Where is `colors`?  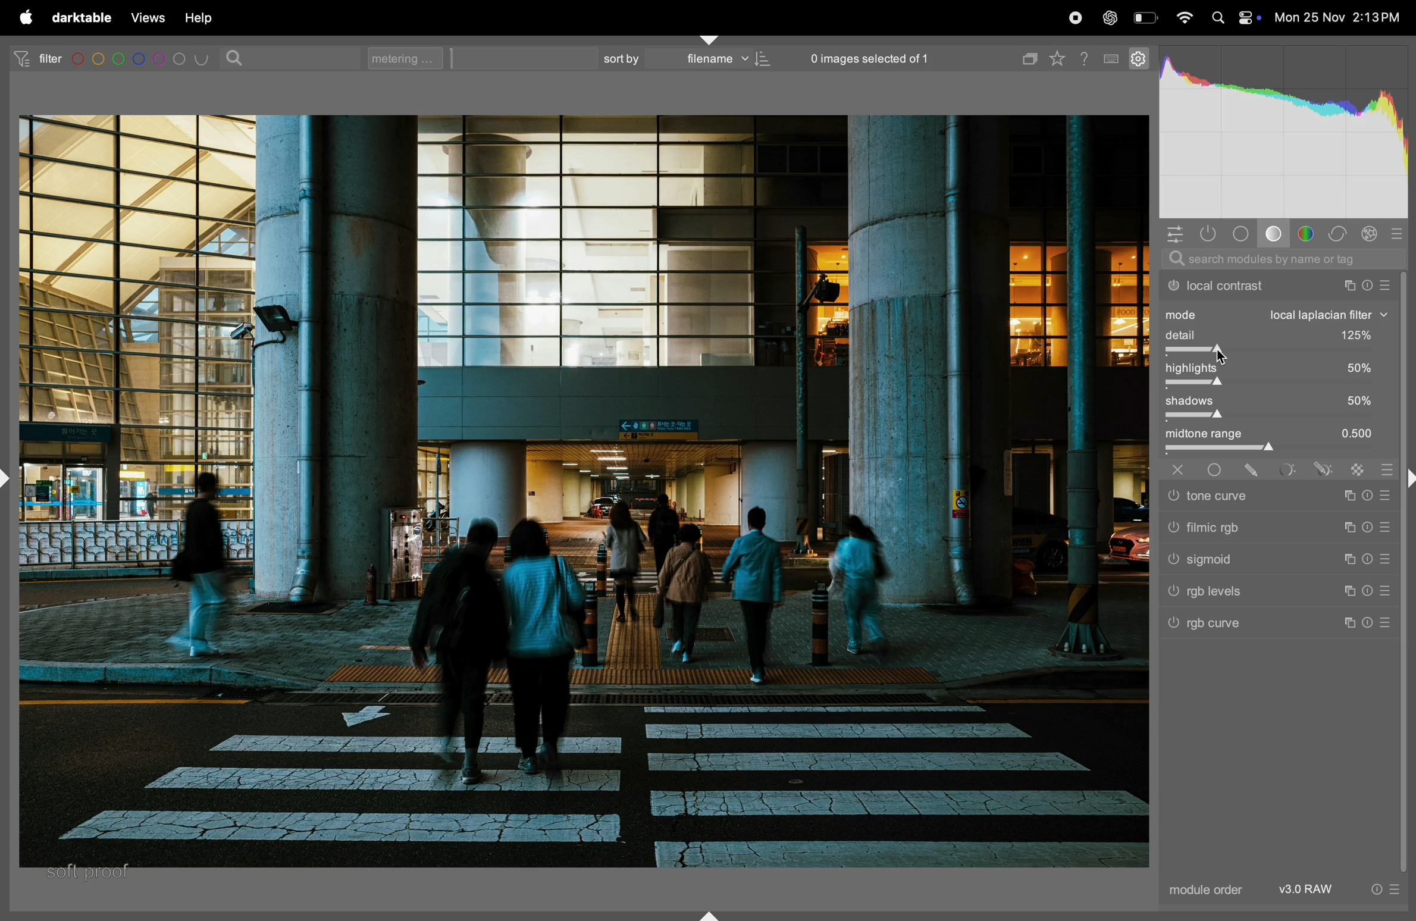 colors is located at coordinates (1308, 233).